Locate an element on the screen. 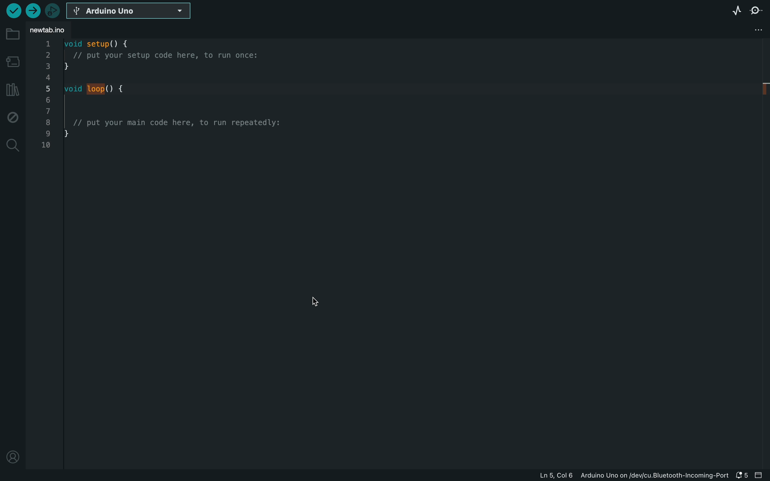 This screenshot has width=770, height=481. upload is located at coordinates (33, 11).